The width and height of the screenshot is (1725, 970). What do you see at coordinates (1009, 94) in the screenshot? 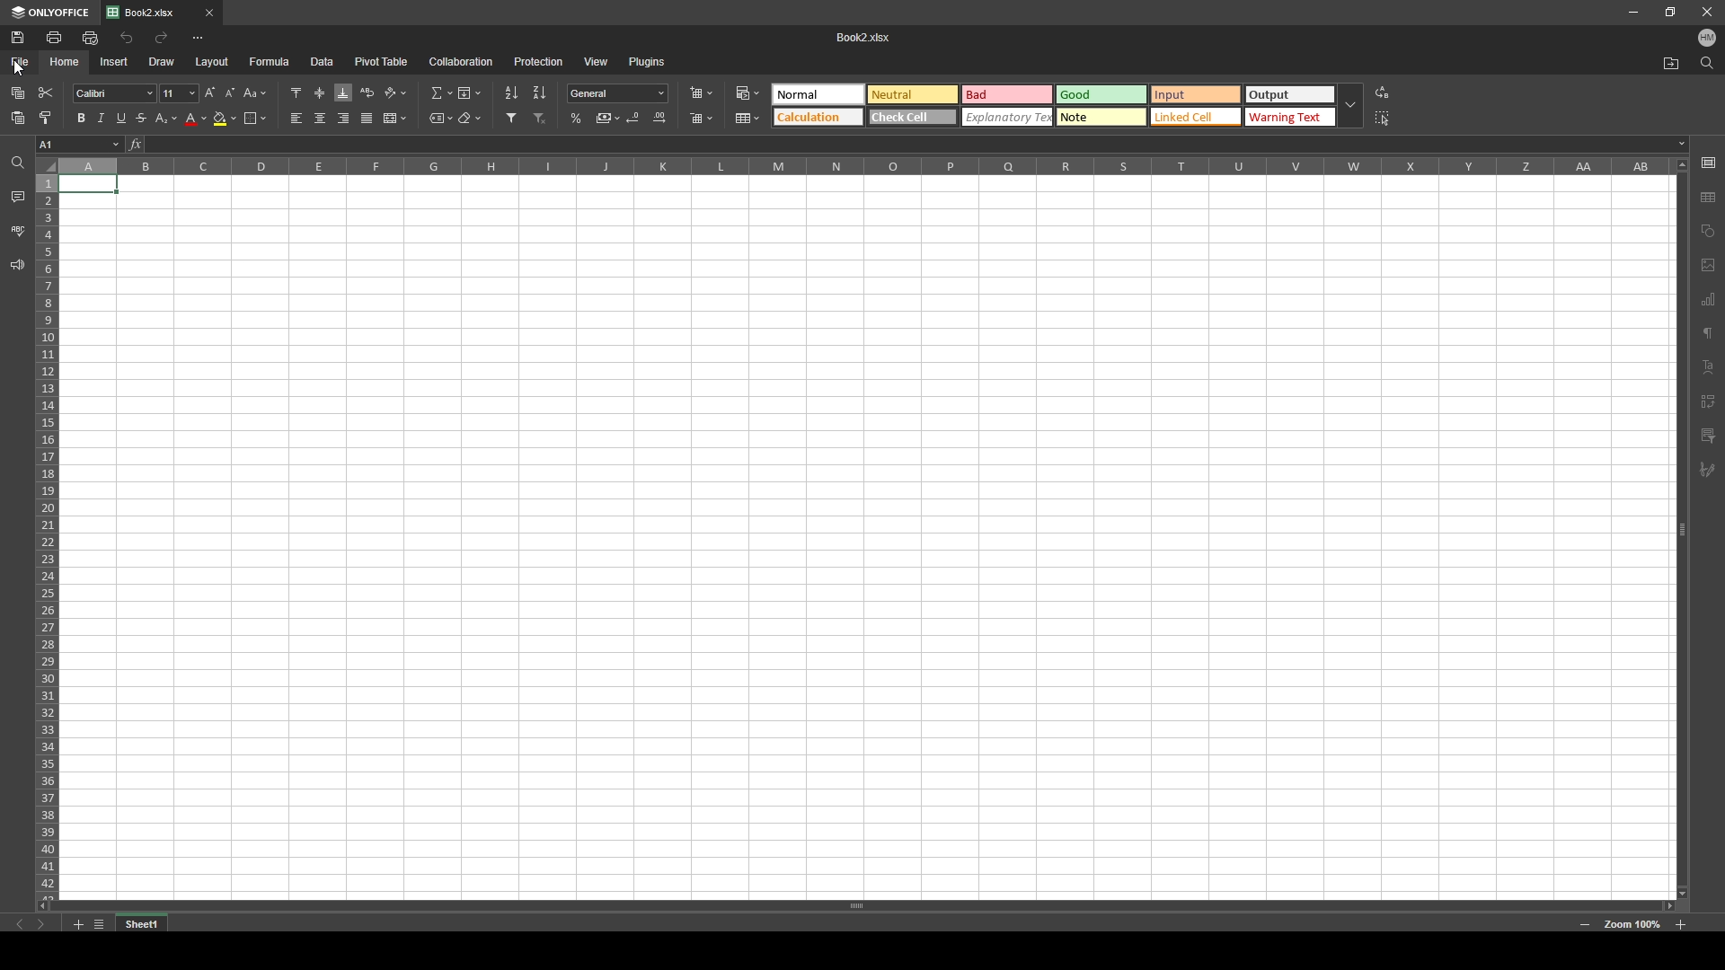
I see `Bad` at bounding box center [1009, 94].